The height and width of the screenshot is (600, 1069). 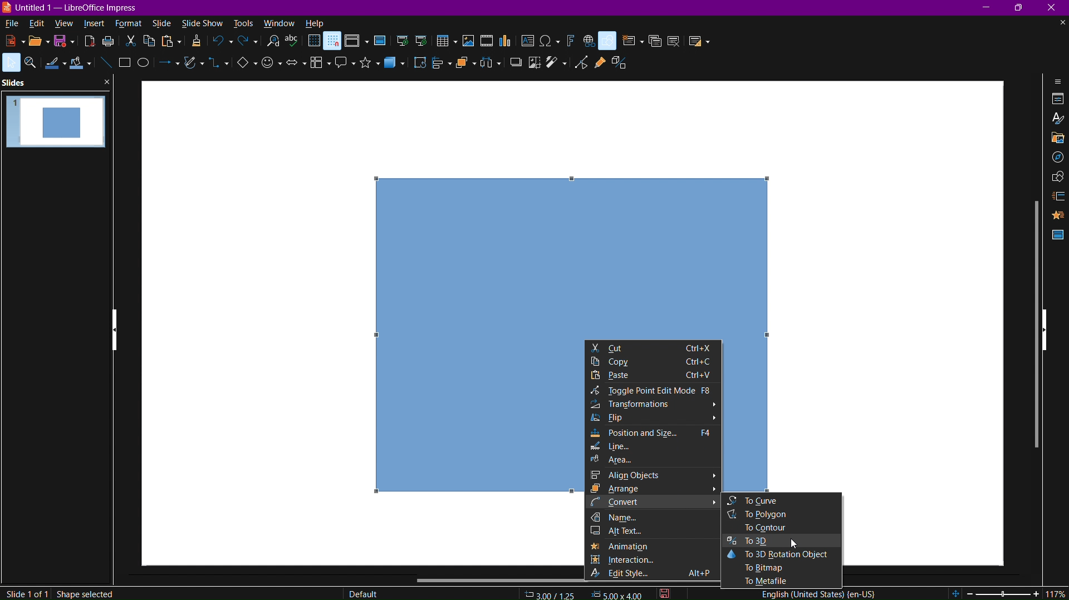 What do you see at coordinates (652, 503) in the screenshot?
I see `Convert` at bounding box center [652, 503].